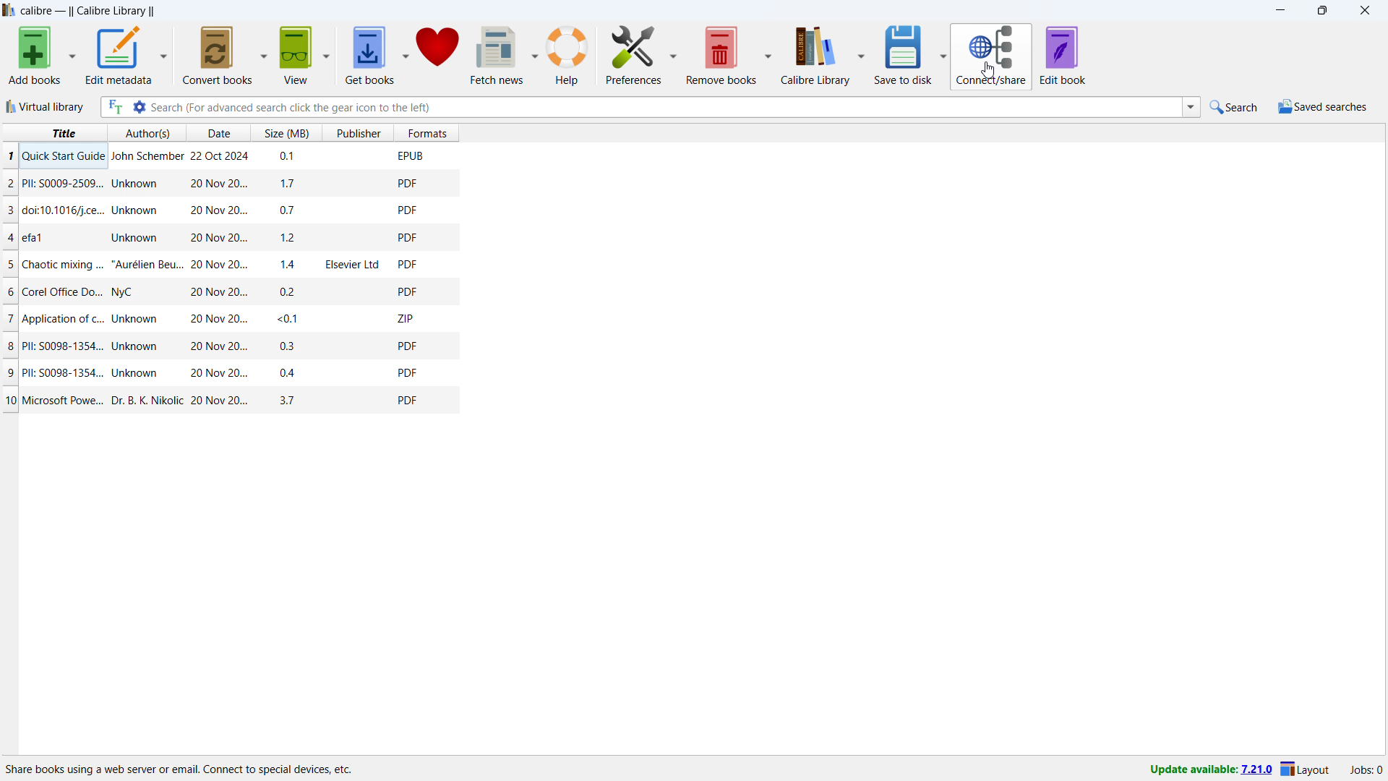 The image size is (1388, 781). Describe the element at coordinates (139, 106) in the screenshot. I see `advanced search` at that location.